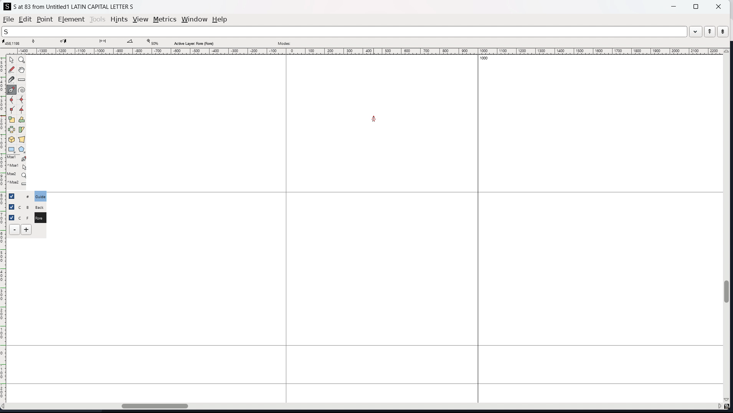  What do you see at coordinates (22, 130) in the screenshot?
I see `skew selection` at bounding box center [22, 130].